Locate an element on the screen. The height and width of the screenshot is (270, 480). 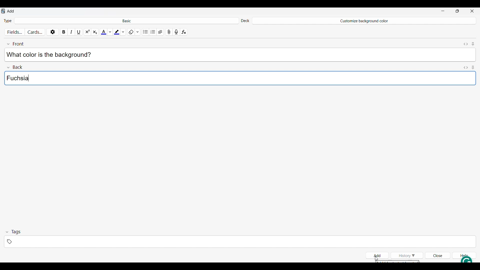
Click to type in tags is located at coordinates (240, 242).